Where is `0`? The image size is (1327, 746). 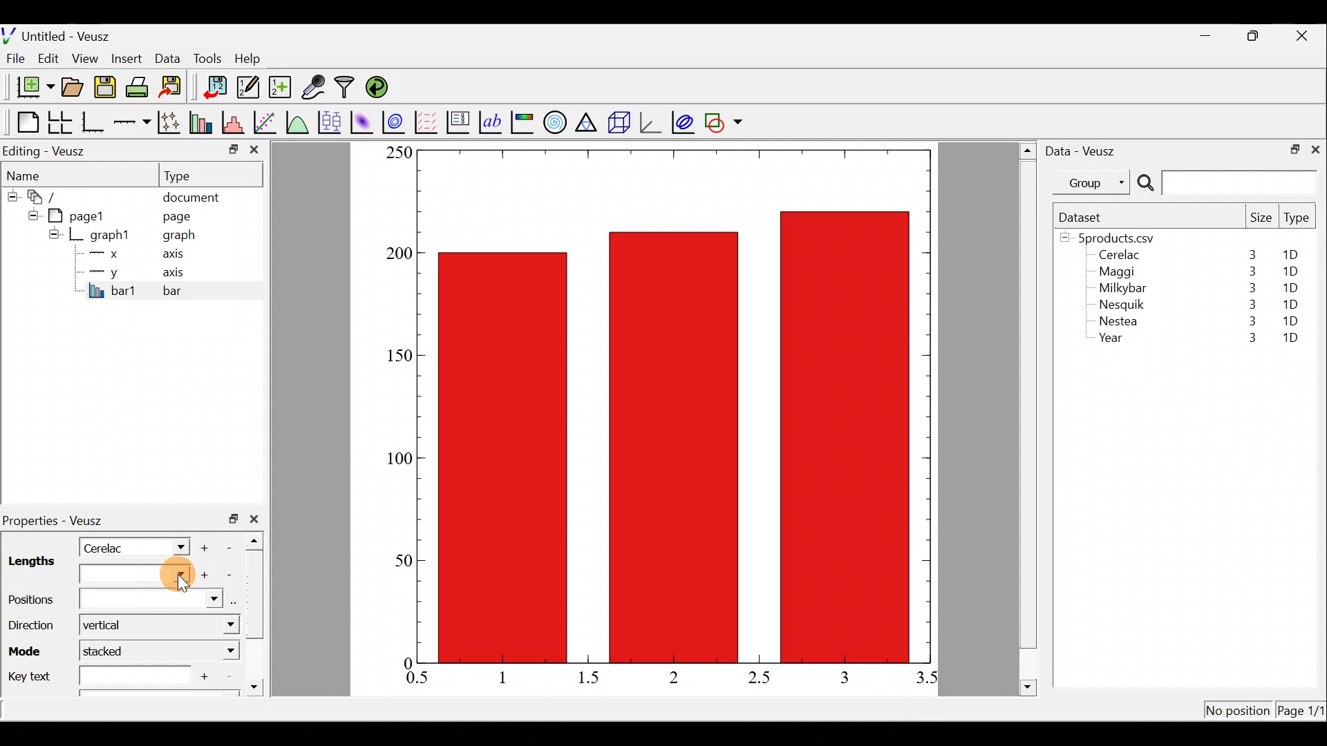 0 is located at coordinates (406, 662).